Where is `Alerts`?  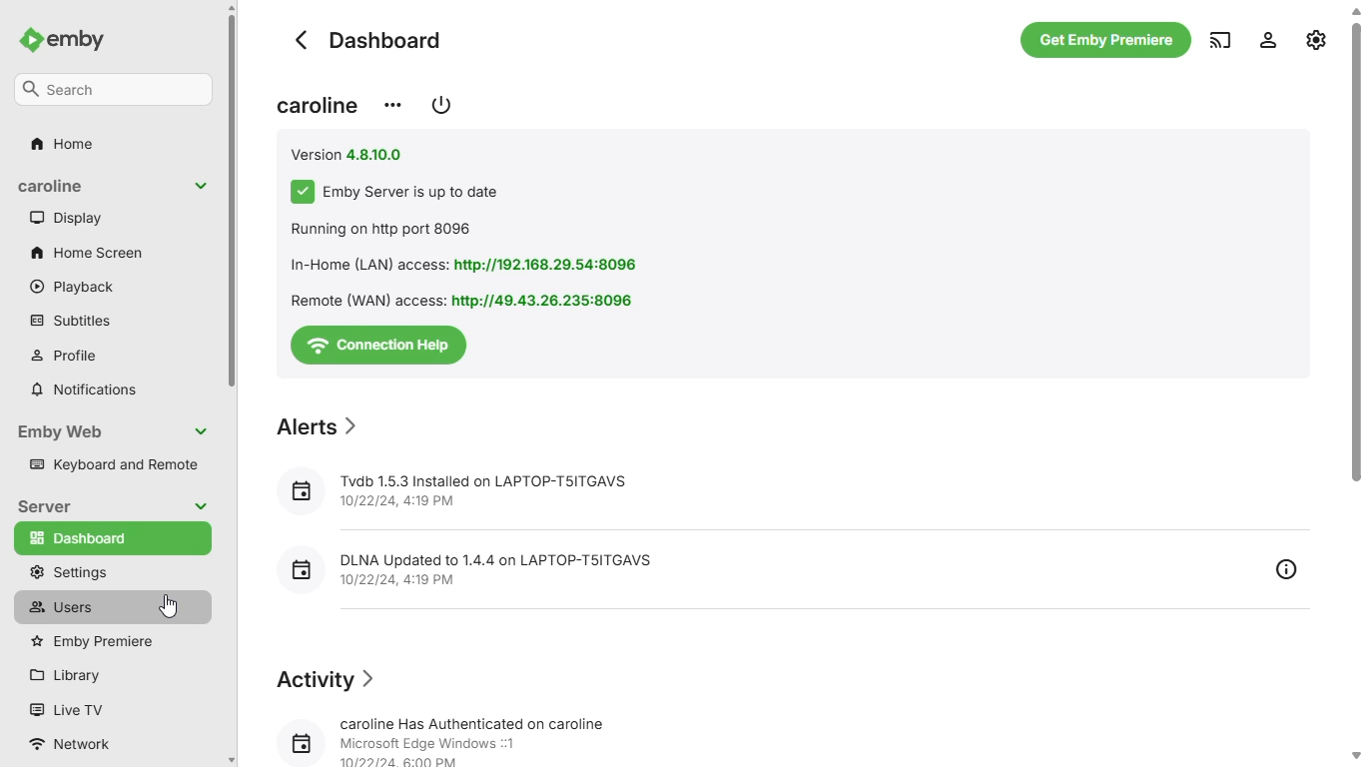 Alerts is located at coordinates (319, 426).